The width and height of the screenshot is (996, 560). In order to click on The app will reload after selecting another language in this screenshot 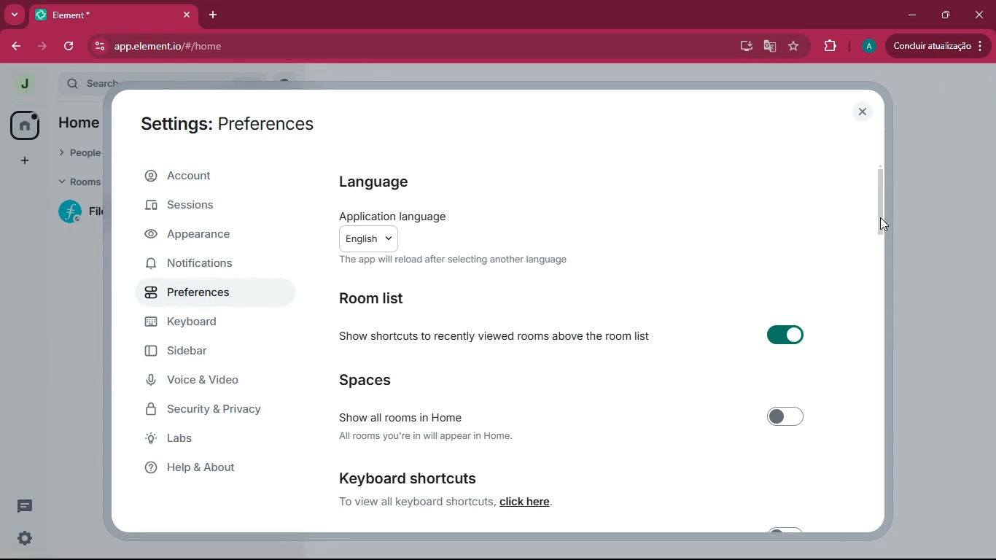, I will do `click(456, 260)`.